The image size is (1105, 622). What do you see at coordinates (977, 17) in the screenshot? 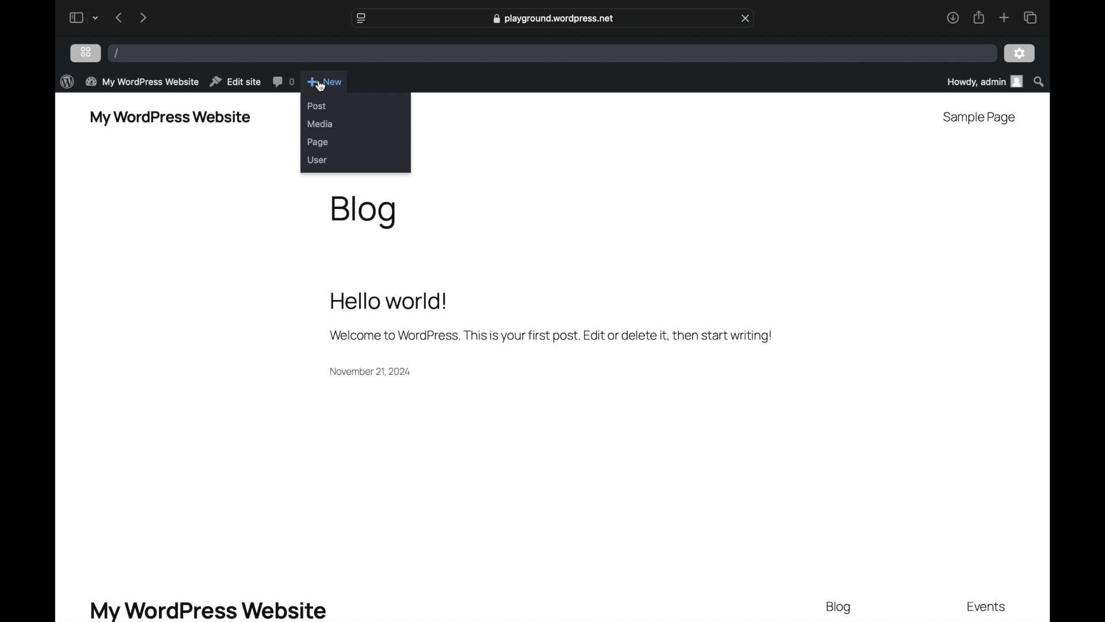
I see `share` at bounding box center [977, 17].